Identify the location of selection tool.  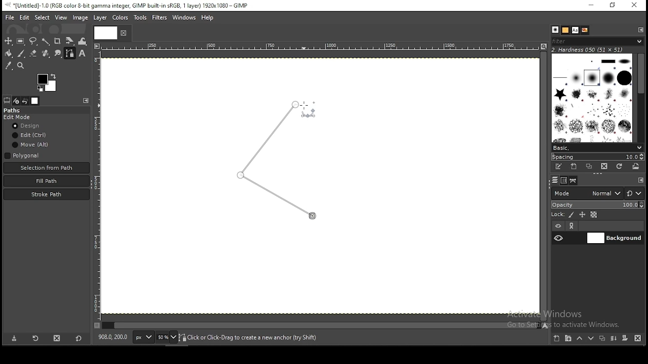
(7, 41).